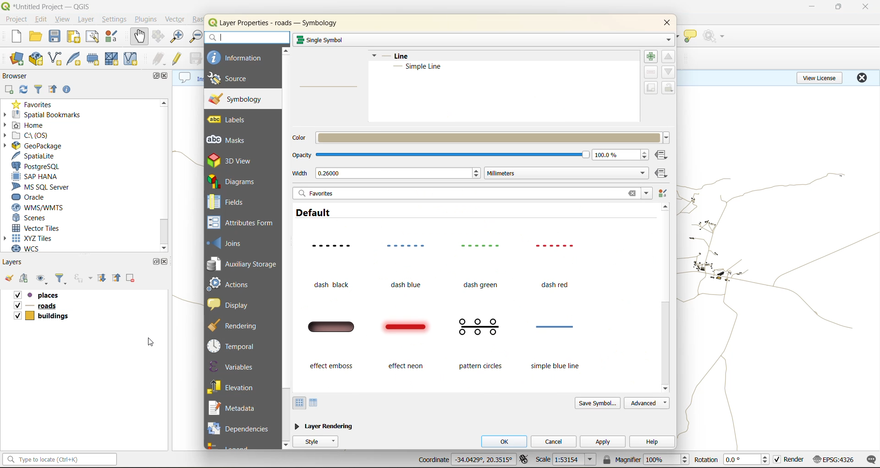 The height and width of the screenshot is (468, 880). What do you see at coordinates (238, 222) in the screenshot?
I see `attributes form` at bounding box center [238, 222].